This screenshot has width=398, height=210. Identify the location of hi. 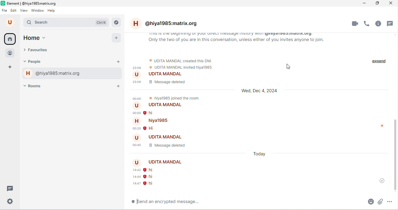
(155, 128).